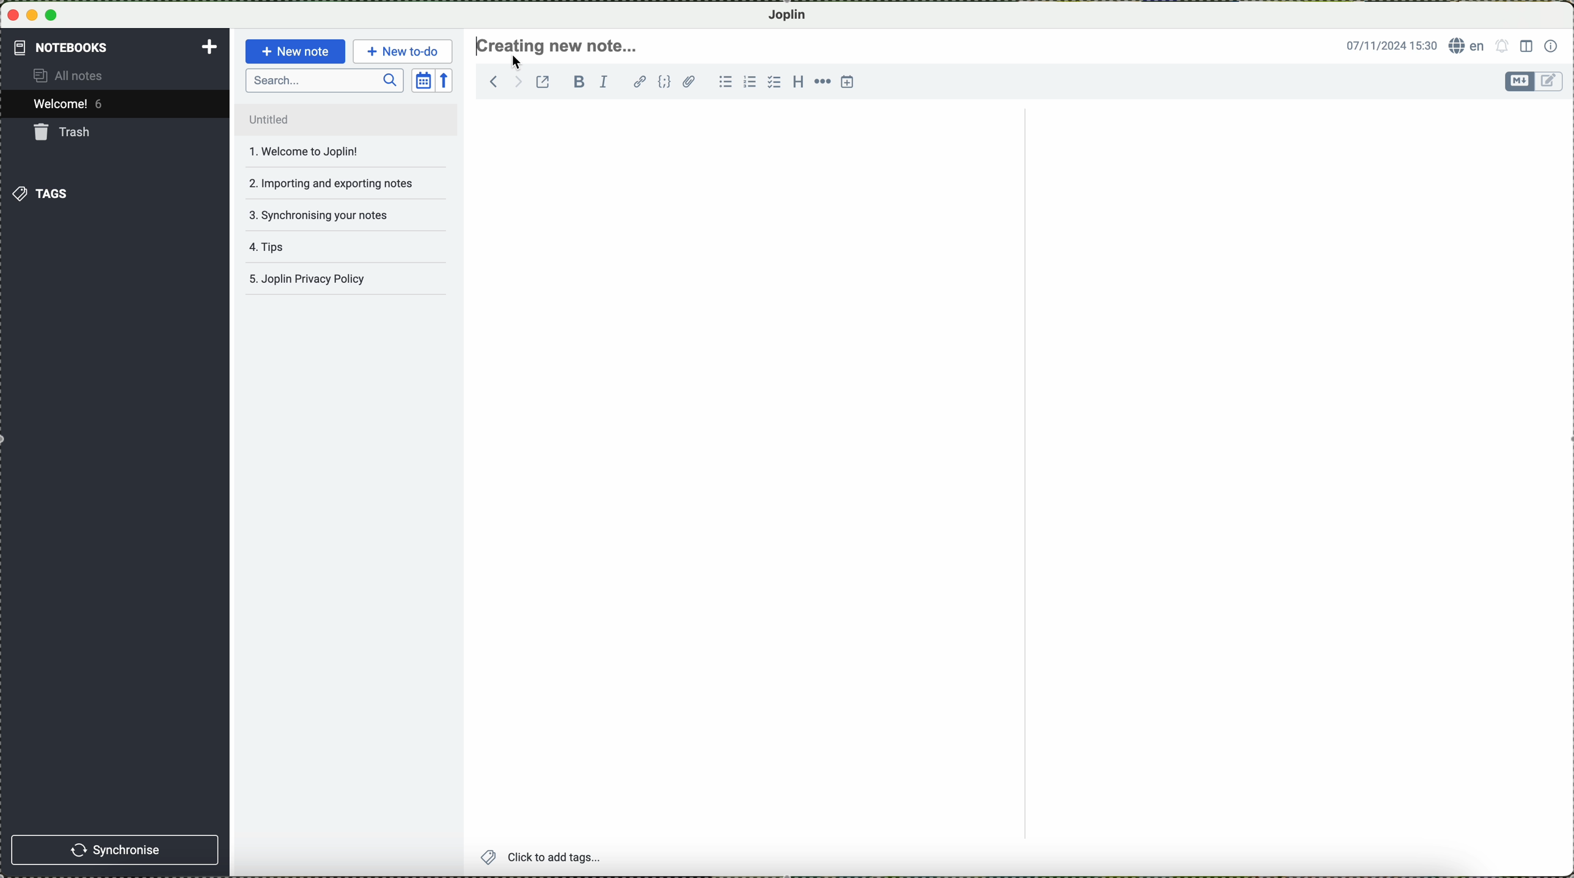 The image size is (1574, 878). What do you see at coordinates (293, 51) in the screenshot?
I see `new note button` at bounding box center [293, 51].